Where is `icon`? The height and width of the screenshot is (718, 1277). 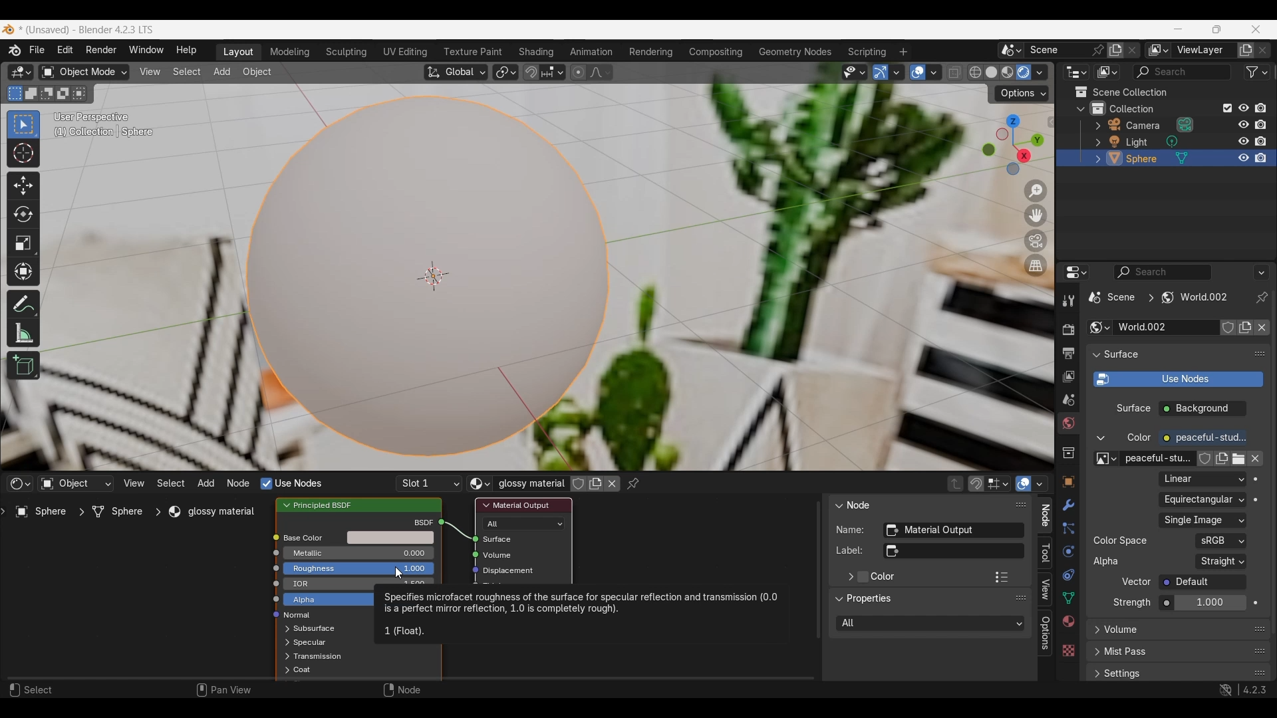 icon is located at coordinates (466, 539).